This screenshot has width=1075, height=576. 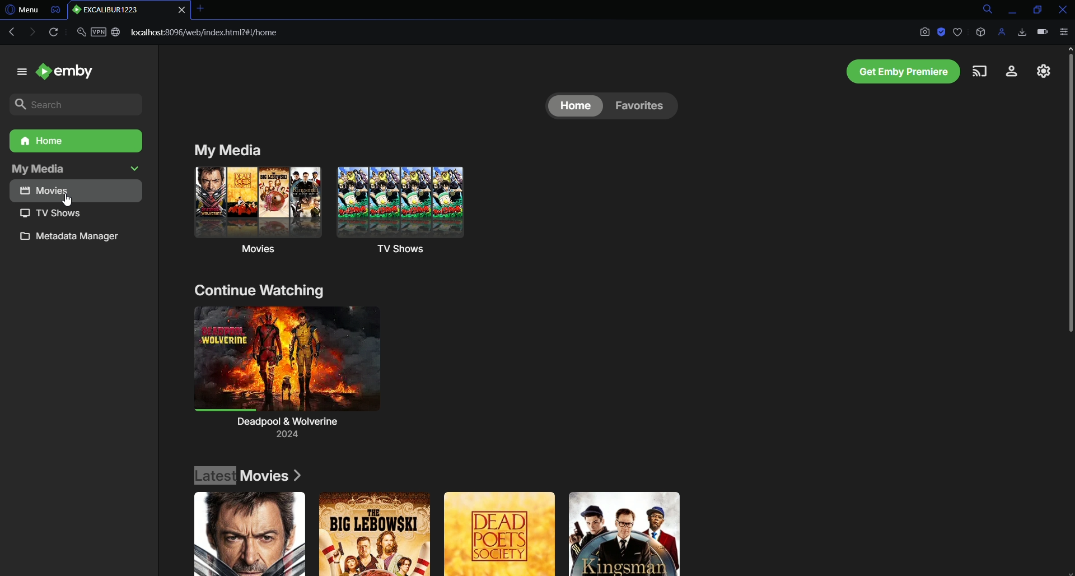 I want to click on Adblock, so click(x=942, y=32).